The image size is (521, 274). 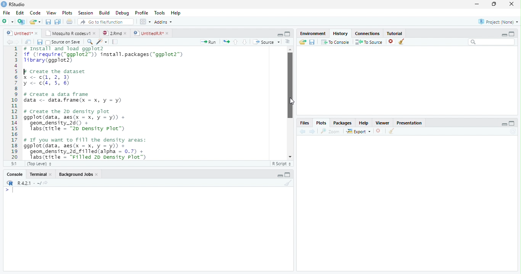 What do you see at coordinates (290, 157) in the screenshot?
I see `Scrollbar down` at bounding box center [290, 157].